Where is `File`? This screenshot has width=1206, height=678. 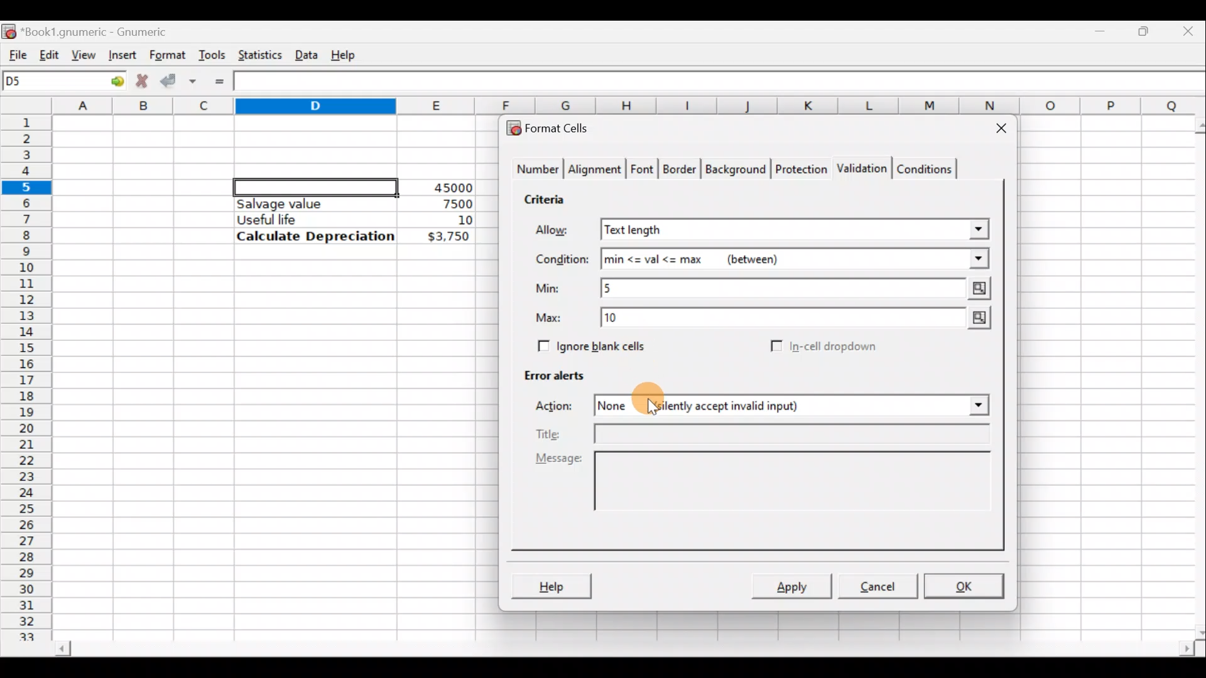
File is located at coordinates (14, 52).